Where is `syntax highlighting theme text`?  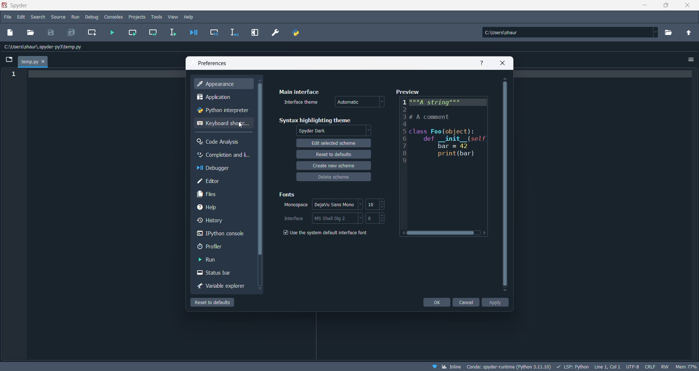
syntax highlighting theme text is located at coordinates (318, 120).